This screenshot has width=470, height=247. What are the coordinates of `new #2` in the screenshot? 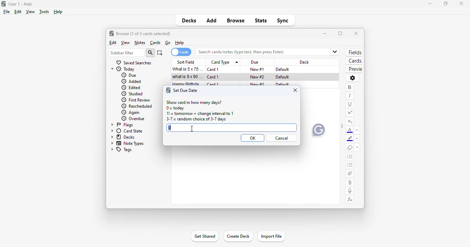 It's located at (258, 77).